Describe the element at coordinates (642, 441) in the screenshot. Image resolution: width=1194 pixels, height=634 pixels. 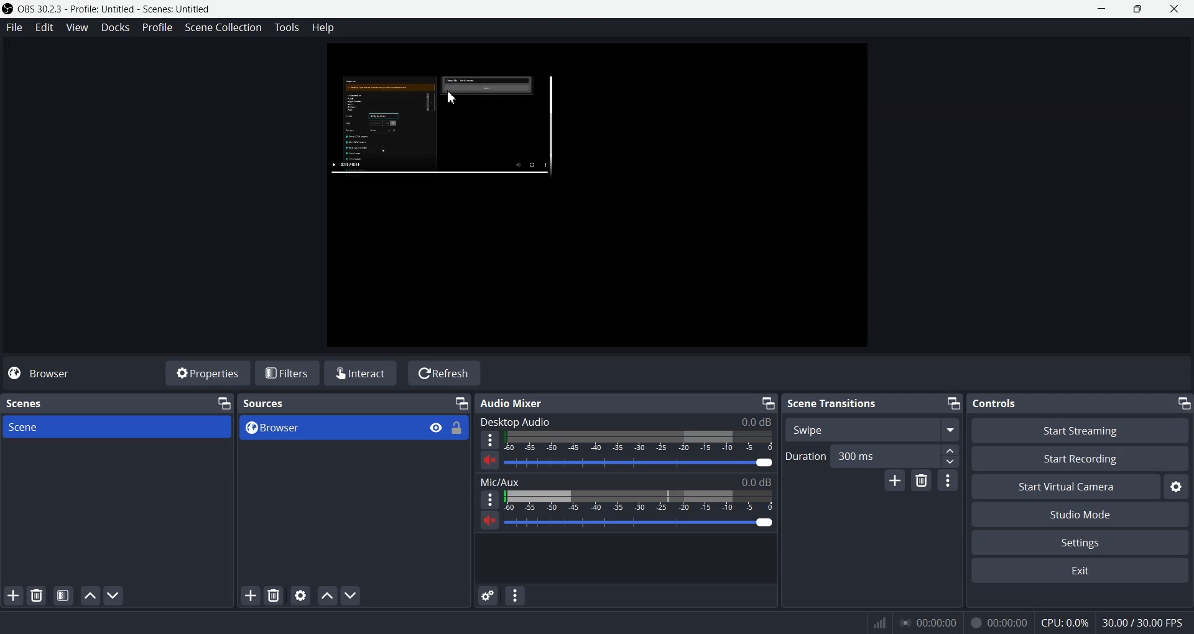
I see `Volume Indicator` at that location.